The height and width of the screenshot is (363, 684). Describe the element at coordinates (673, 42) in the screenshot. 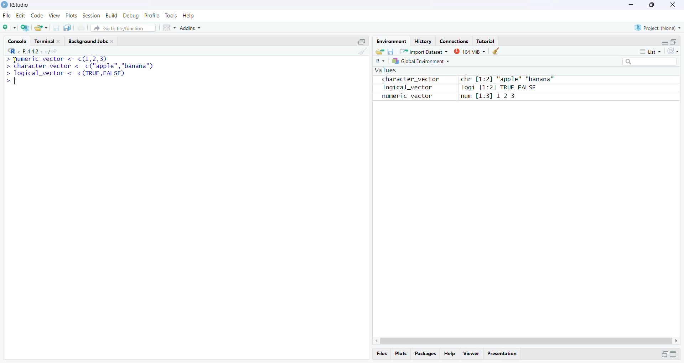

I see `maximize` at that location.